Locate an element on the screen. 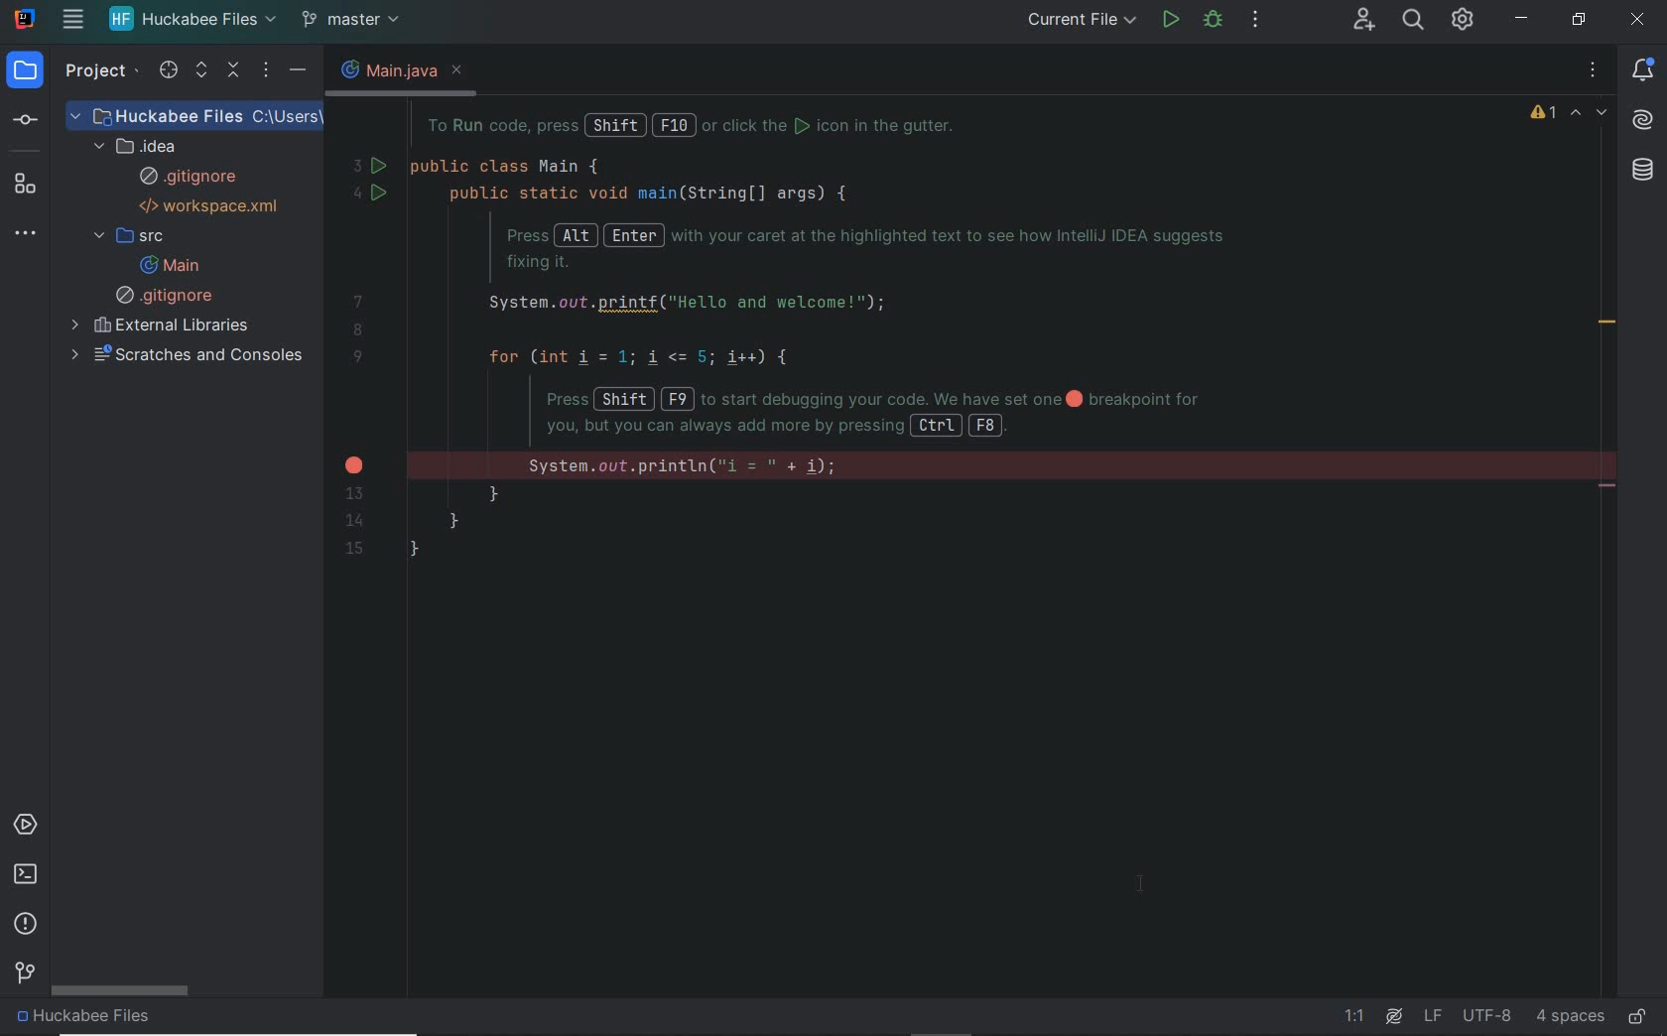 This screenshot has height=1036, width=1667. expand selected is located at coordinates (199, 72).